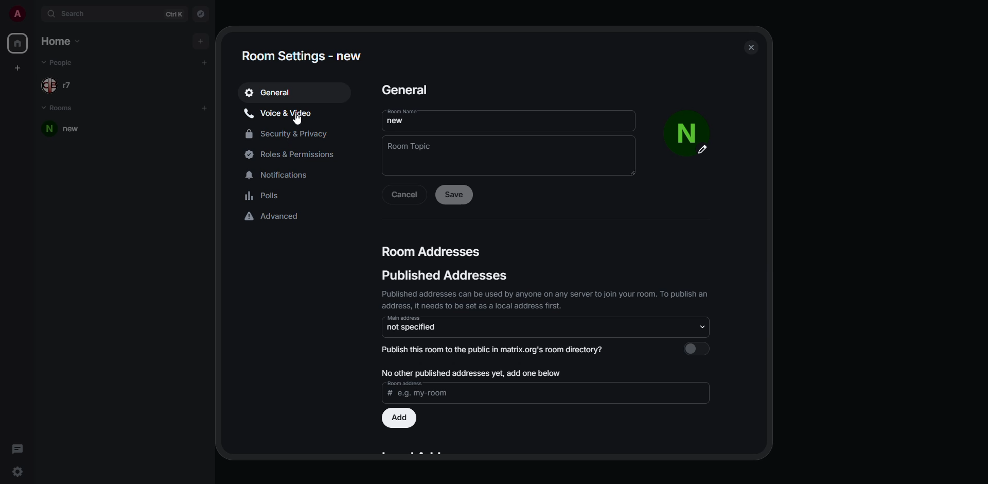  Describe the element at coordinates (407, 194) in the screenshot. I see `cancel` at that location.